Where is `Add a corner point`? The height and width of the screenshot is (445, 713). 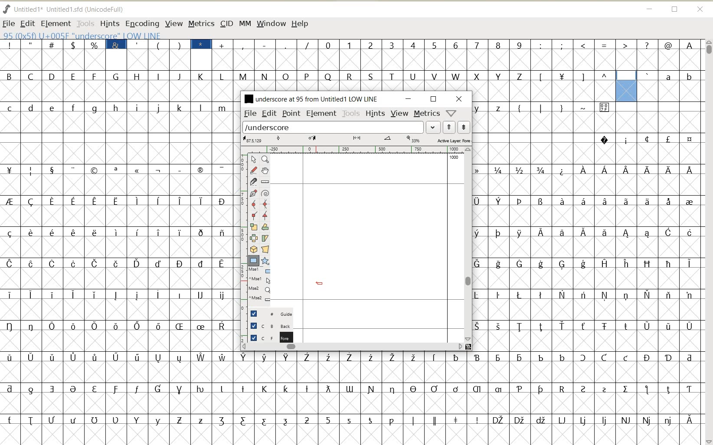
Add a corner point is located at coordinates (254, 215).